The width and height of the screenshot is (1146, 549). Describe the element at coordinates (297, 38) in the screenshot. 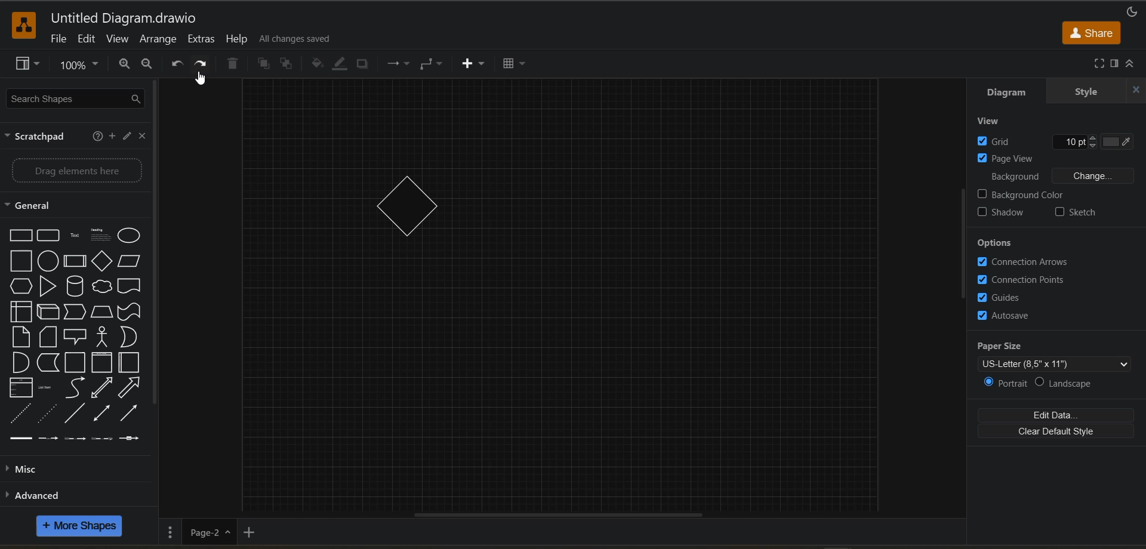

I see `all changes saved` at that location.